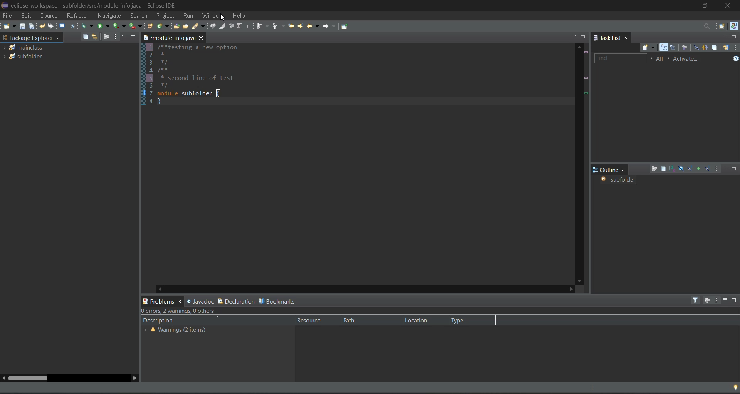 This screenshot has width=740, height=394. What do you see at coordinates (707, 300) in the screenshot?
I see `focus on active task` at bounding box center [707, 300].